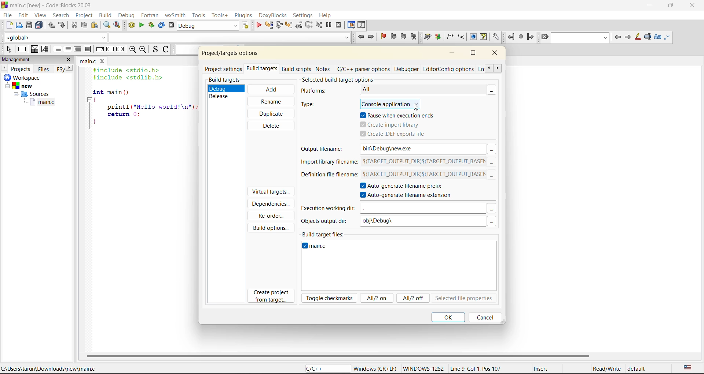 The height and width of the screenshot is (374, 704). What do you see at coordinates (329, 161) in the screenshot?
I see `import library filename` at bounding box center [329, 161].